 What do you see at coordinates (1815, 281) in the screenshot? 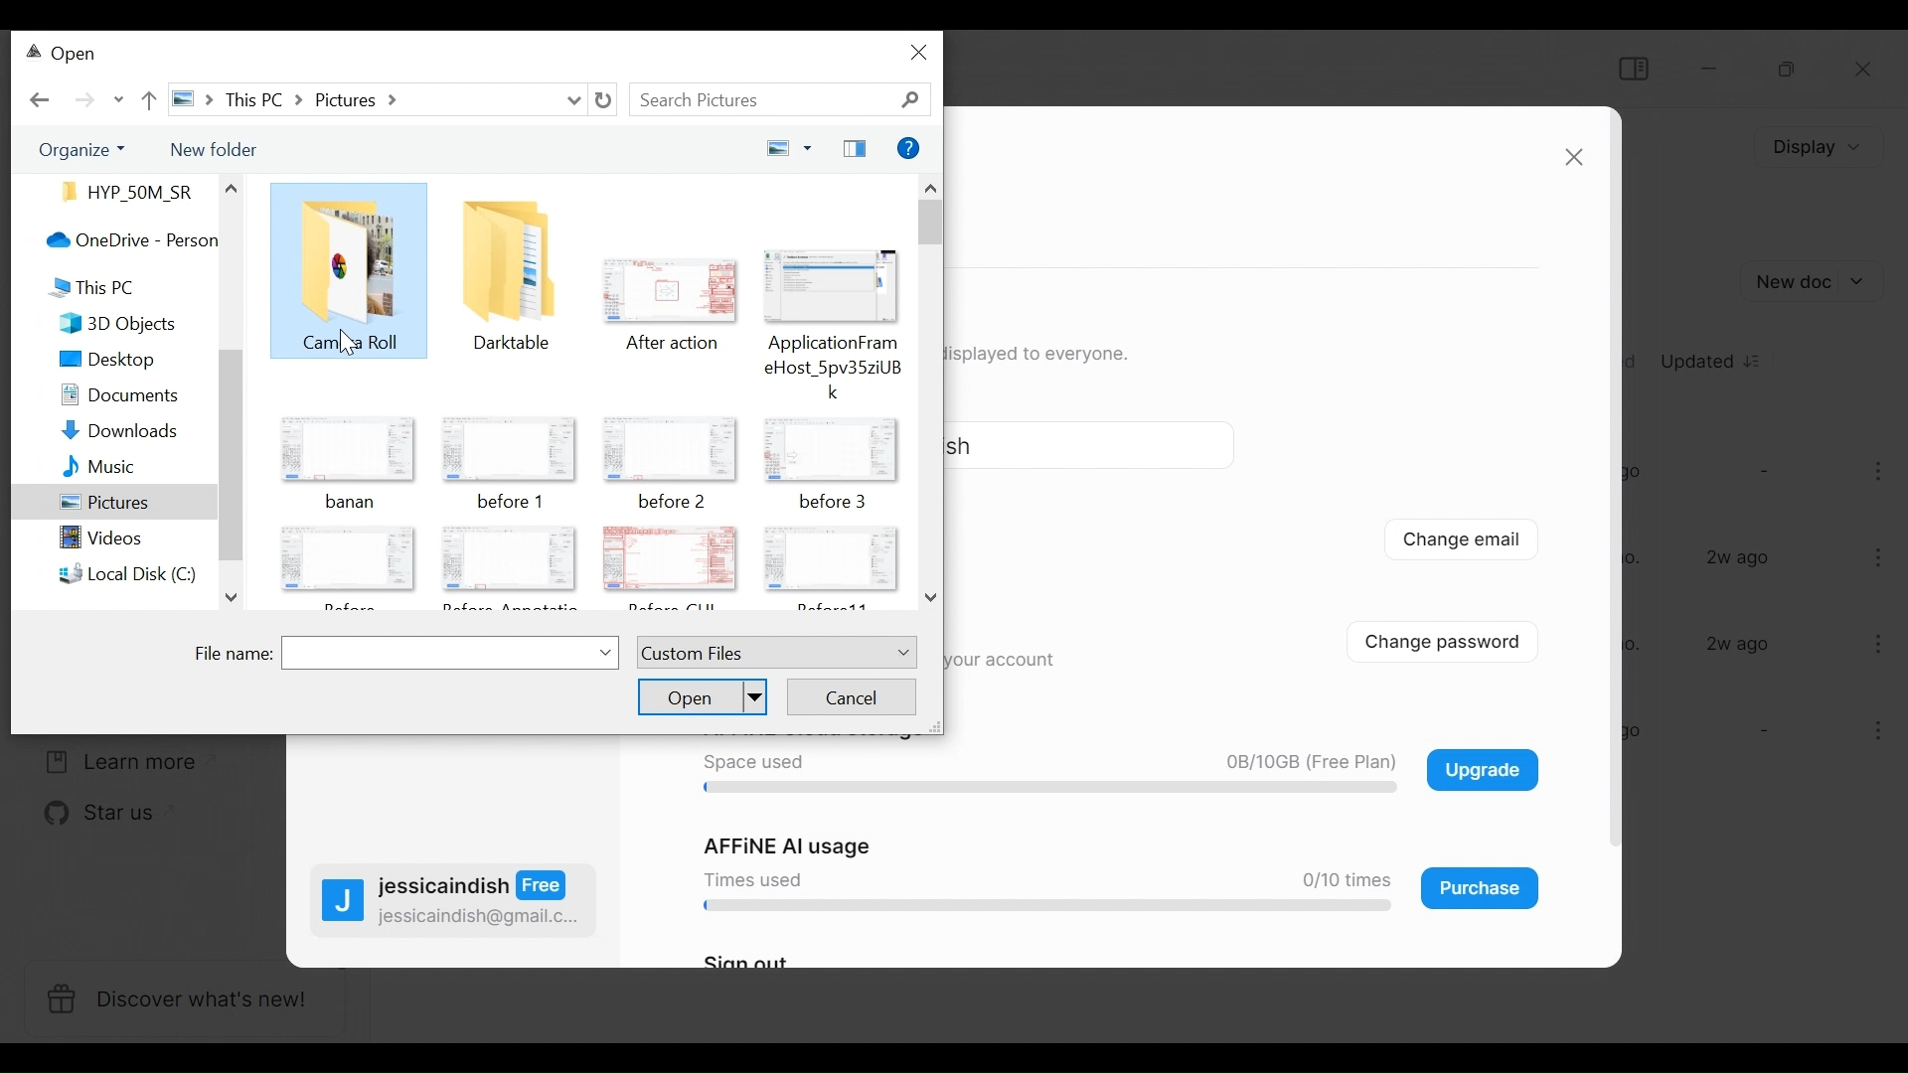
I see `Add New document` at bounding box center [1815, 281].